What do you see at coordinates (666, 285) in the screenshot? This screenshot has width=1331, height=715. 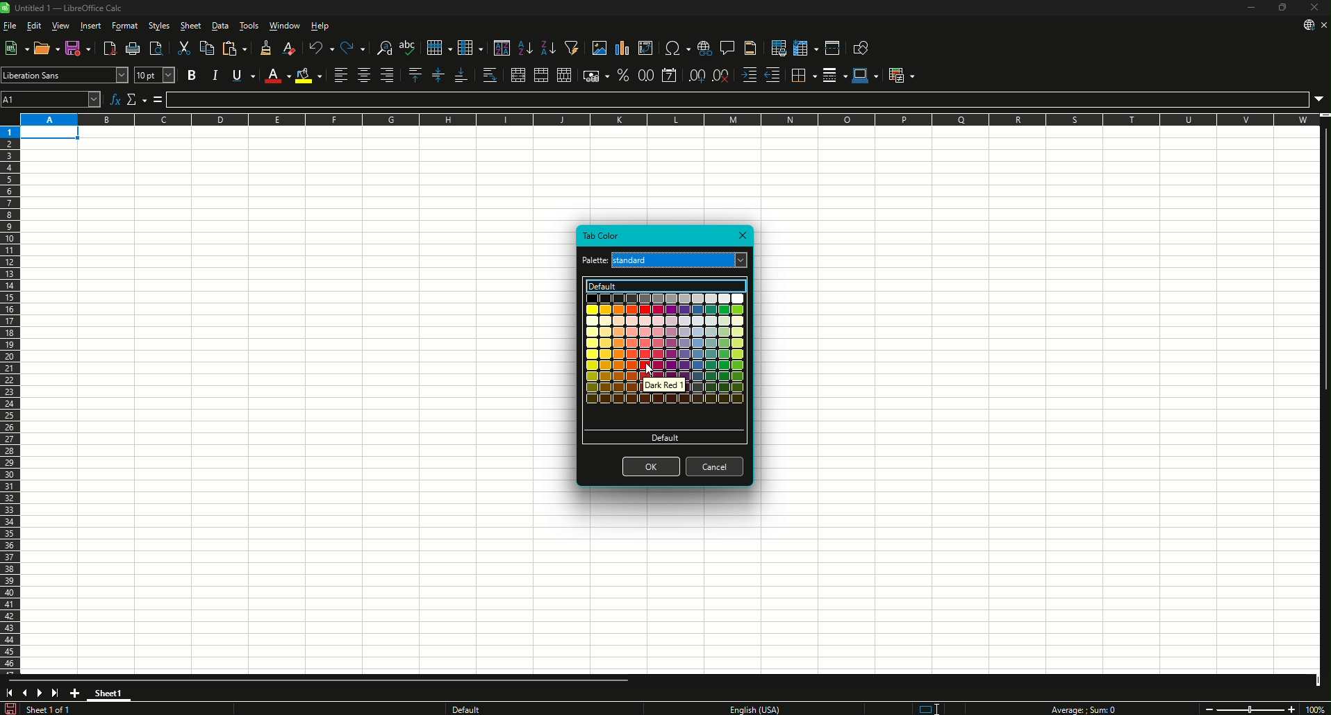 I see `Default color` at bounding box center [666, 285].